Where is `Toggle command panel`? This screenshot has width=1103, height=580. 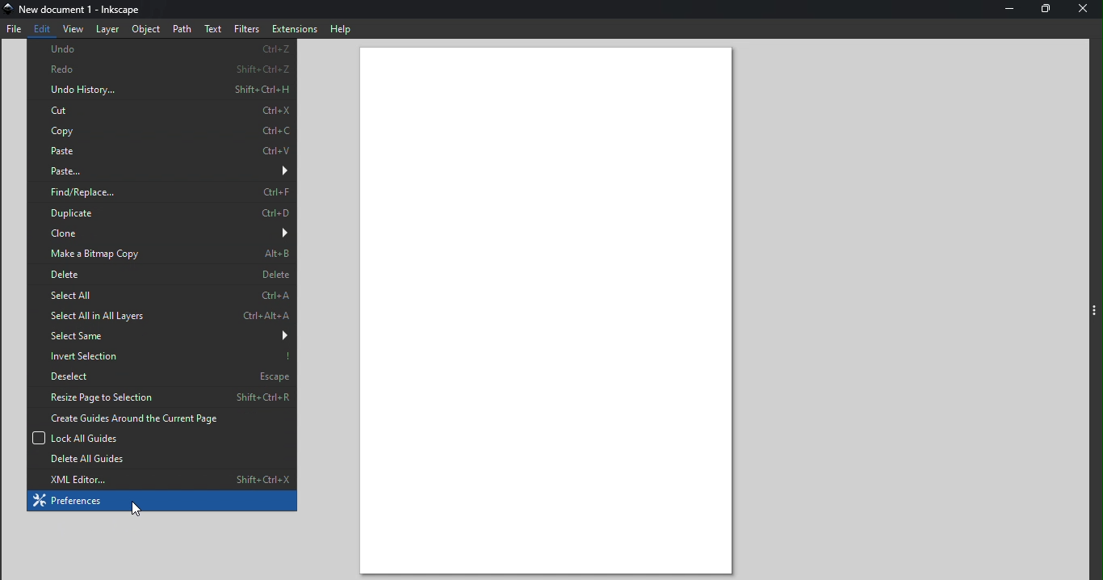
Toggle command panel is located at coordinates (1094, 309).